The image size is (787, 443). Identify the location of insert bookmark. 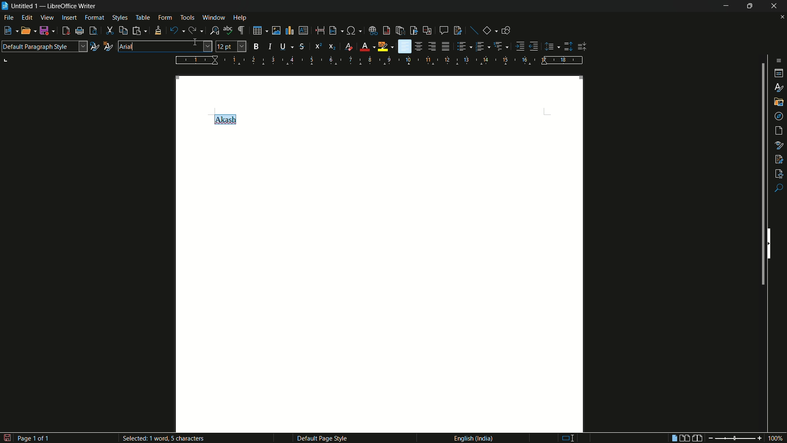
(414, 30).